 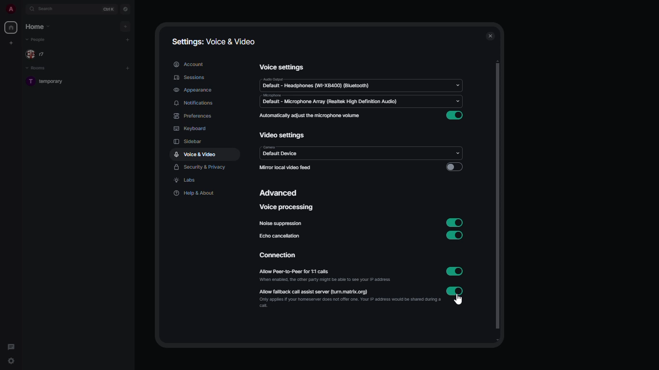 What do you see at coordinates (189, 127) in the screenshot?
I see `keyboard` at bounding box center [189, 127].